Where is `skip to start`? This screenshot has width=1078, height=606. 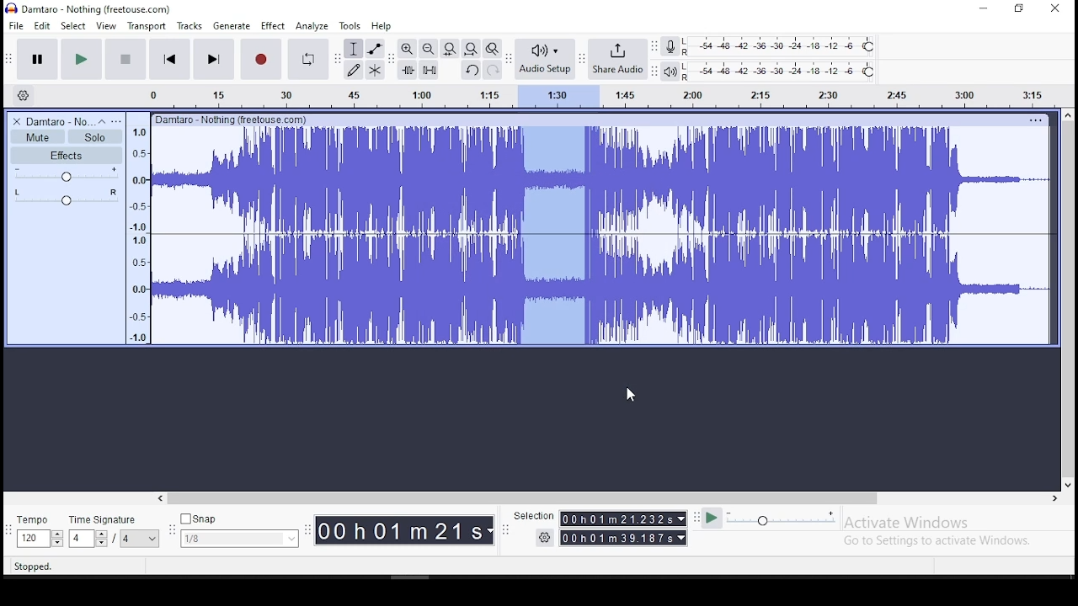
skip to start is located at coordinates (170, 58).